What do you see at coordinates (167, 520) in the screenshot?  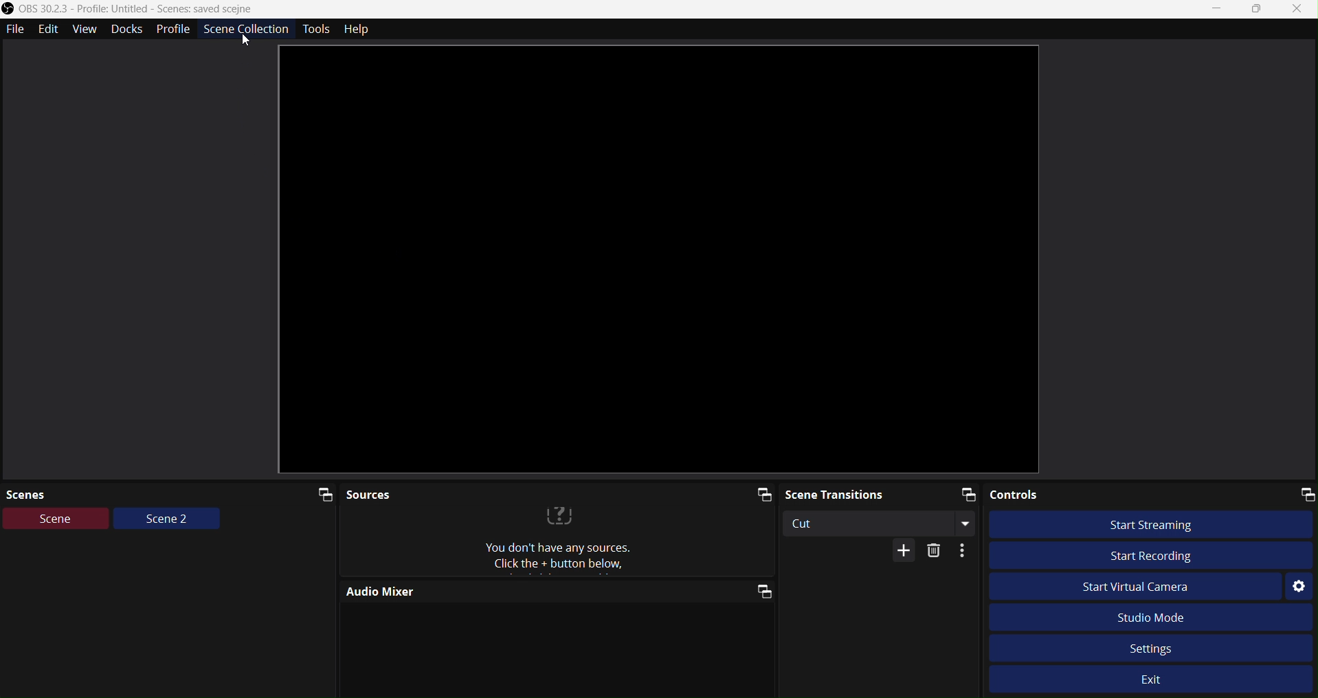 I see `Scene2` at bounding box center [167, 520].